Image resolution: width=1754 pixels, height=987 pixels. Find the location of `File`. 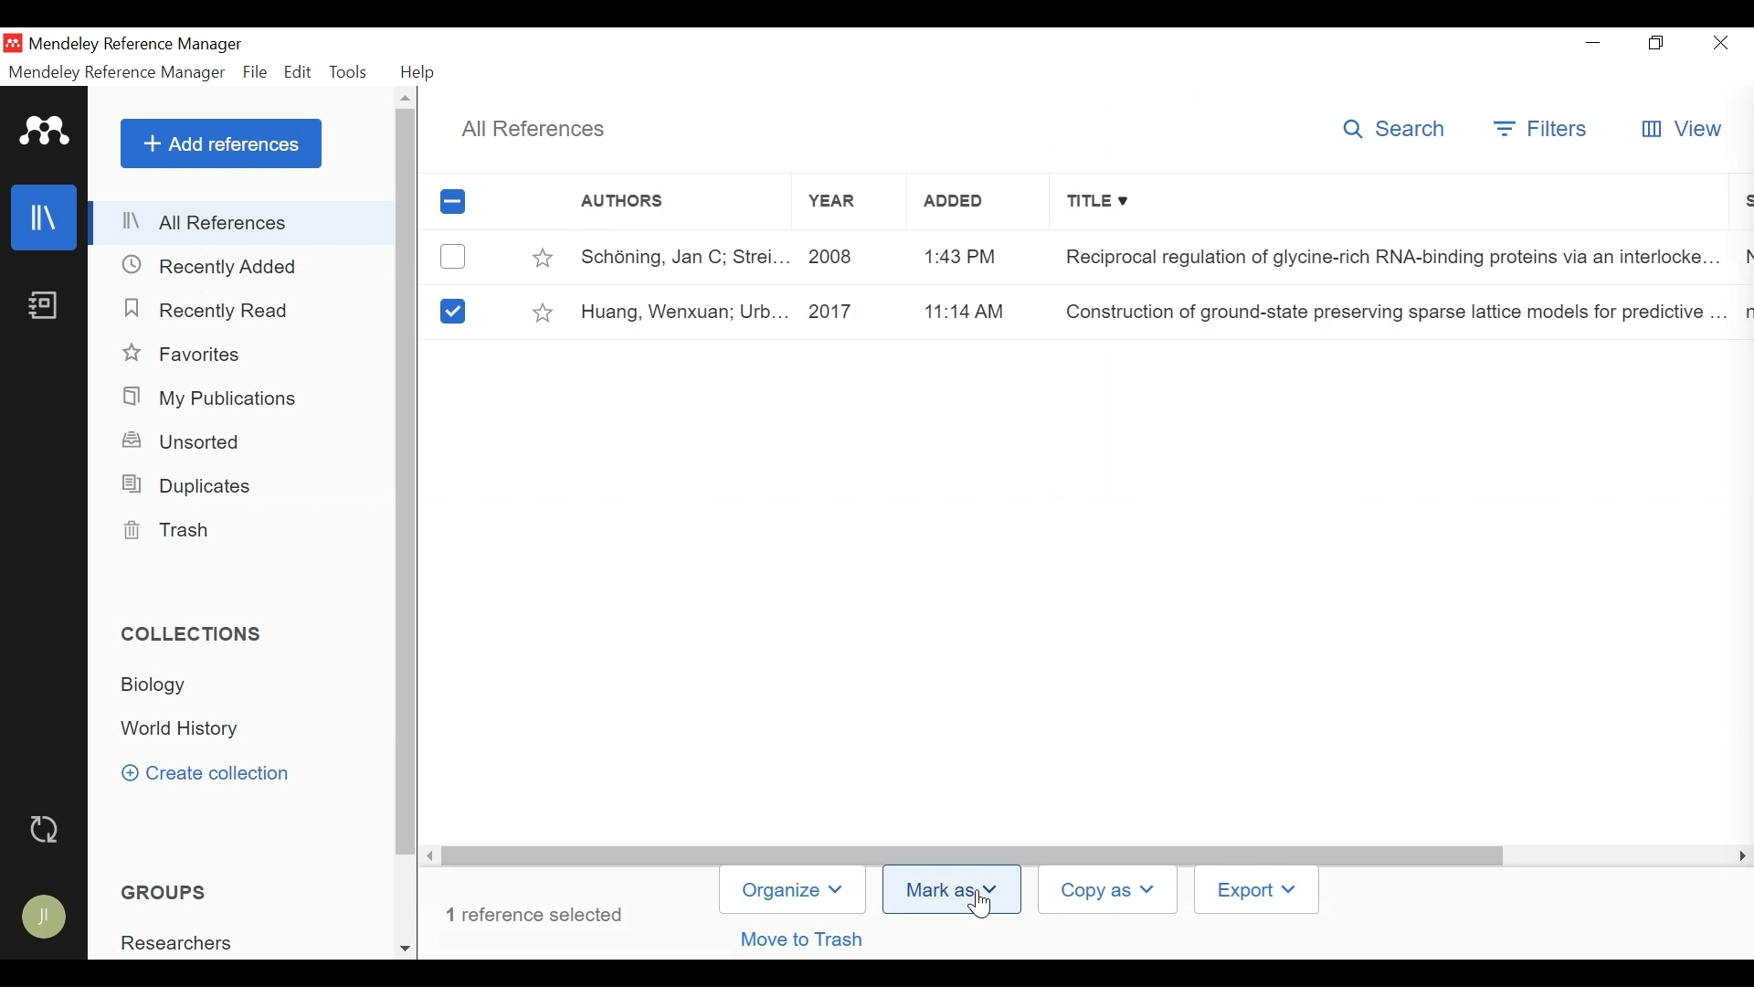

File is located at coordinates (255, 72).